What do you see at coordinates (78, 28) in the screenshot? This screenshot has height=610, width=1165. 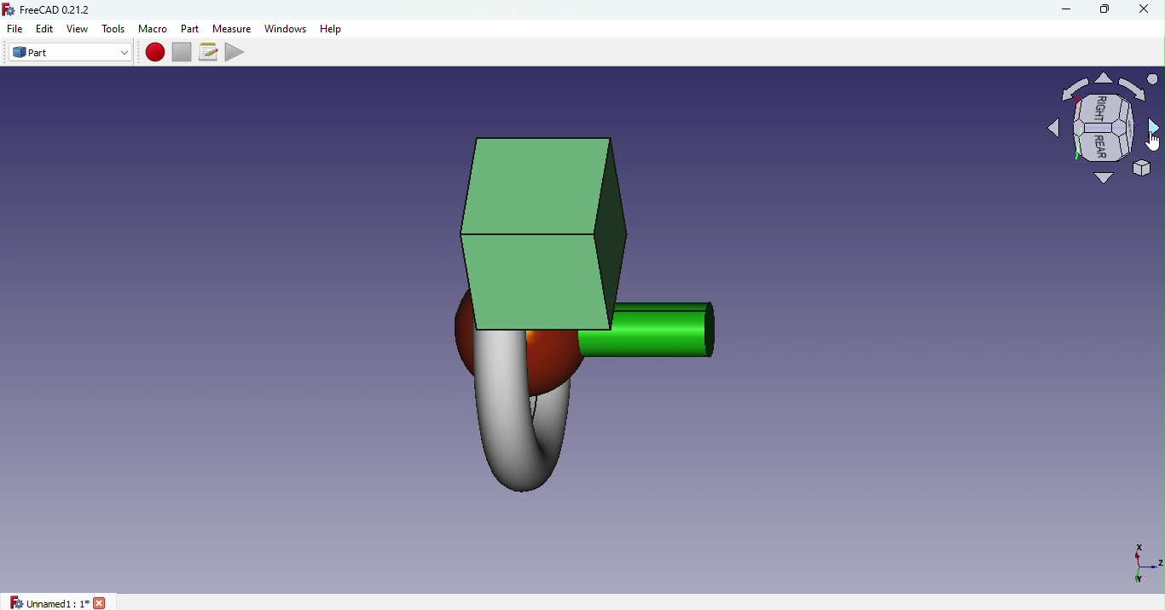 I see `View` at bounding box center [78, 28].